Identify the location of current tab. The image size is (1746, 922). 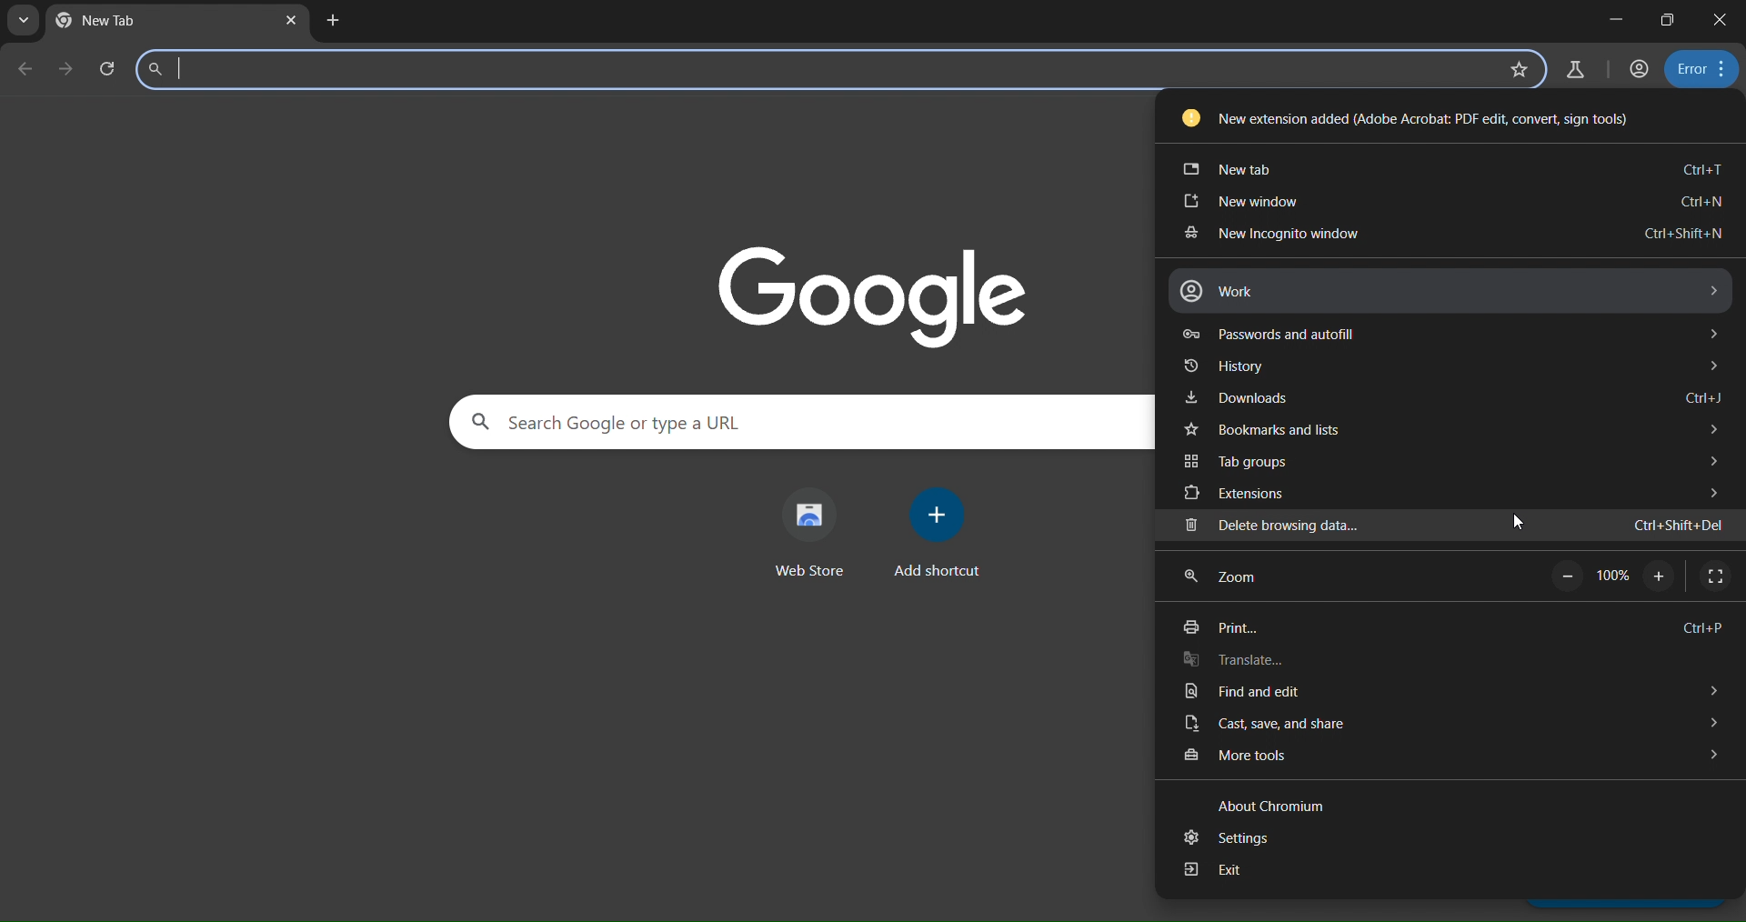
(118, 23).